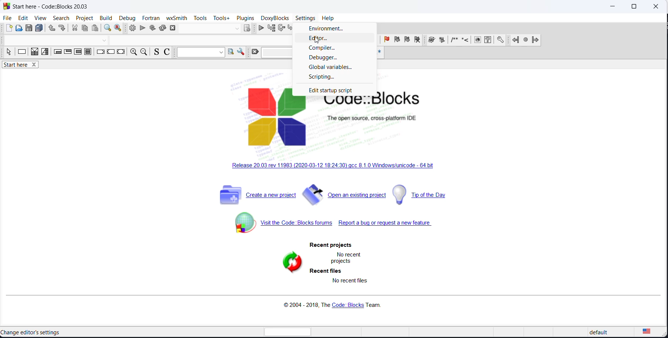  I want to click on zoom out, so click(143, 52).